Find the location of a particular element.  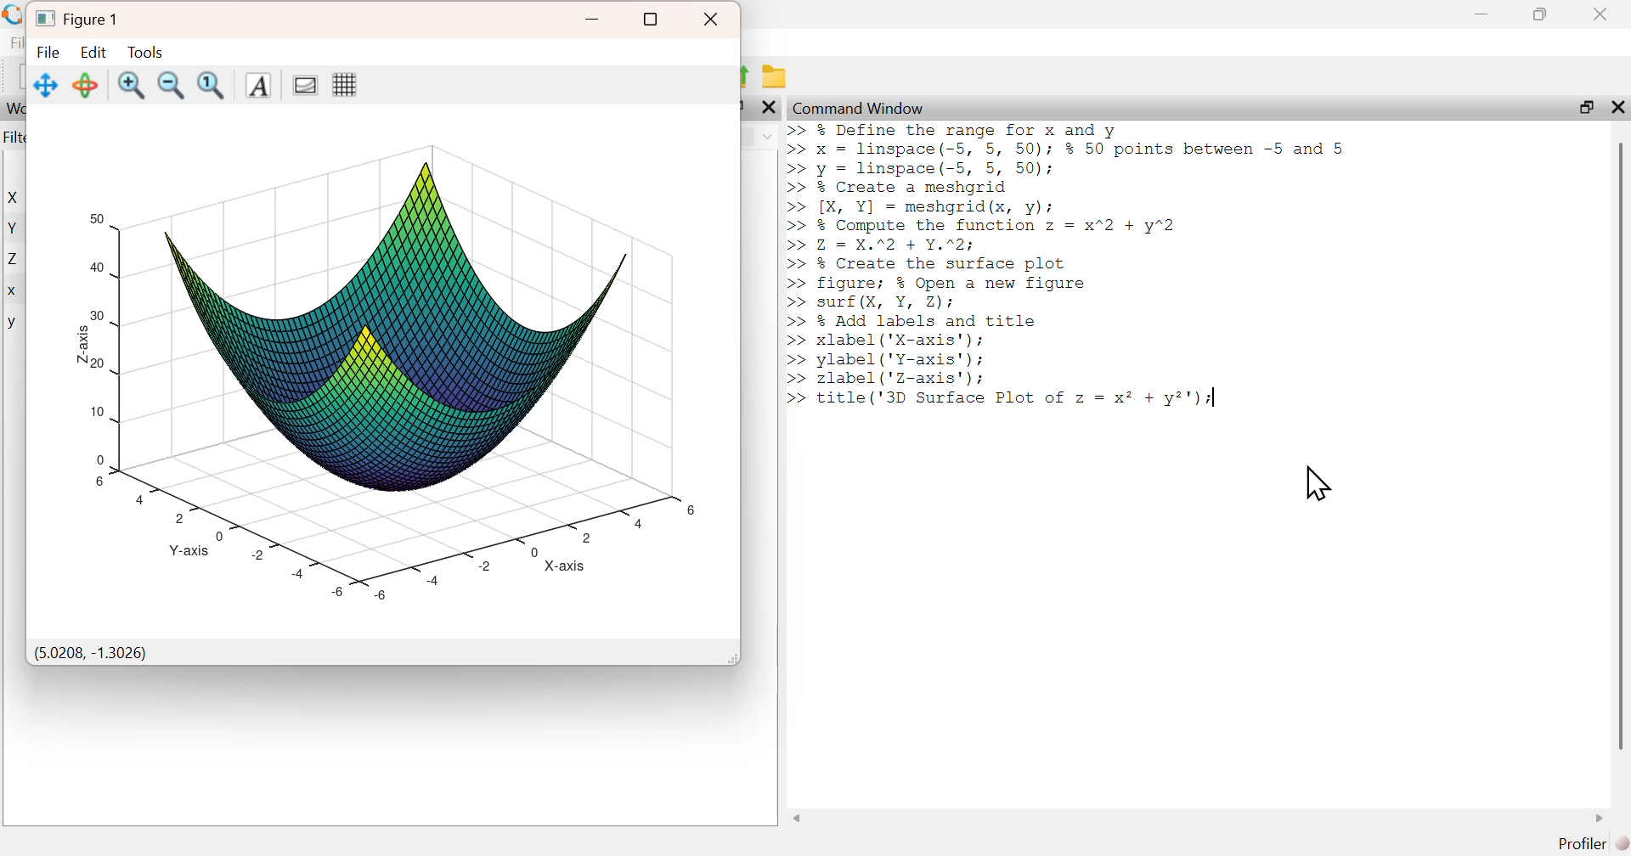

maximize is located at coordinates (1584, 106).